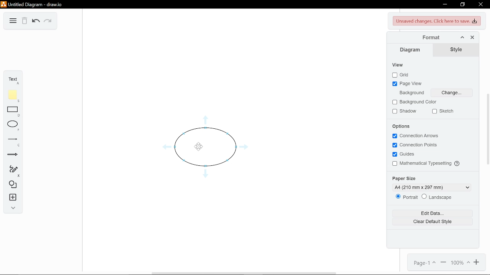  I want to click on Close, so click(481, 4).